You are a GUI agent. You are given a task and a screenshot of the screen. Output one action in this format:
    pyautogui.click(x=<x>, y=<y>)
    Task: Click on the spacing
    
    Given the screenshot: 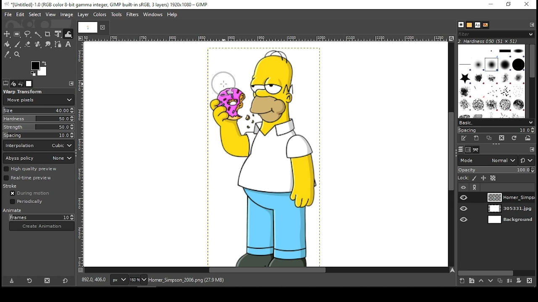 What is the action you would take?
    pyautogui.click(x=496, y=130)
    